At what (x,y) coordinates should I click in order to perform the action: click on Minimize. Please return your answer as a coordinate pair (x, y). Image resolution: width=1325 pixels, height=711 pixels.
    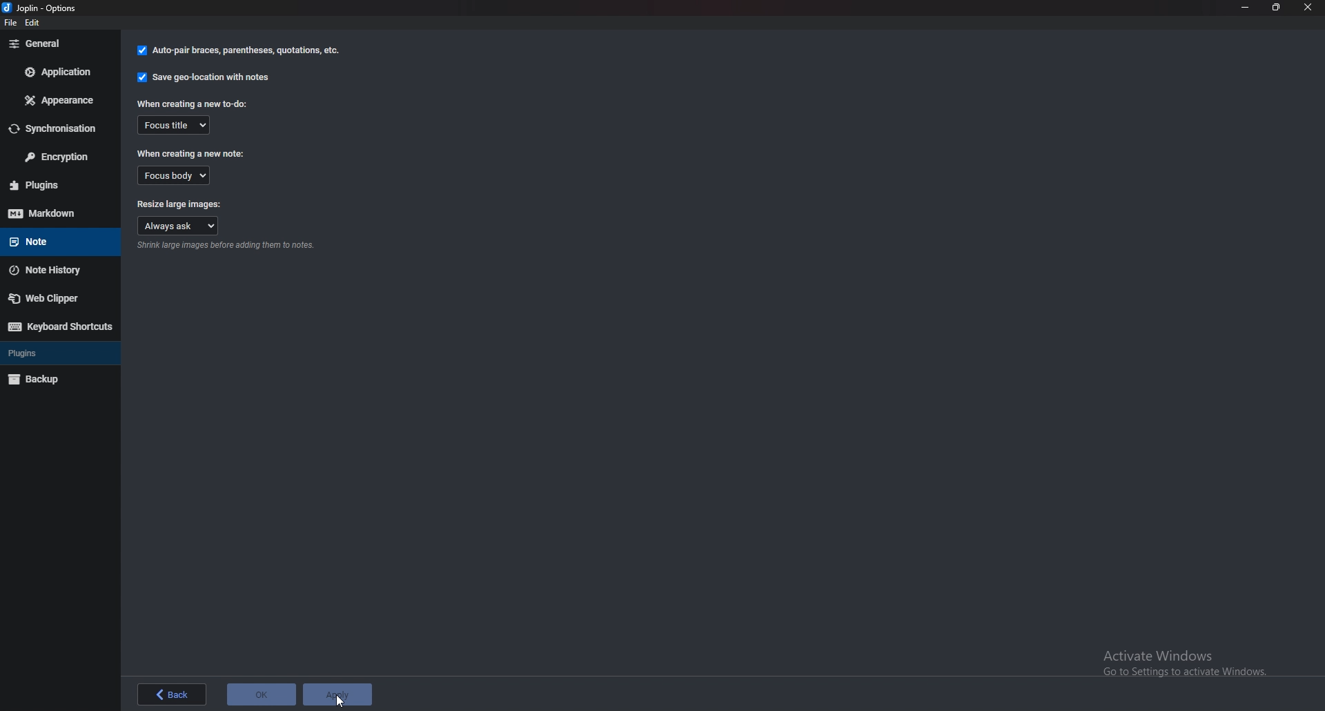
    Looking at the image, I should click on (1244, 8).